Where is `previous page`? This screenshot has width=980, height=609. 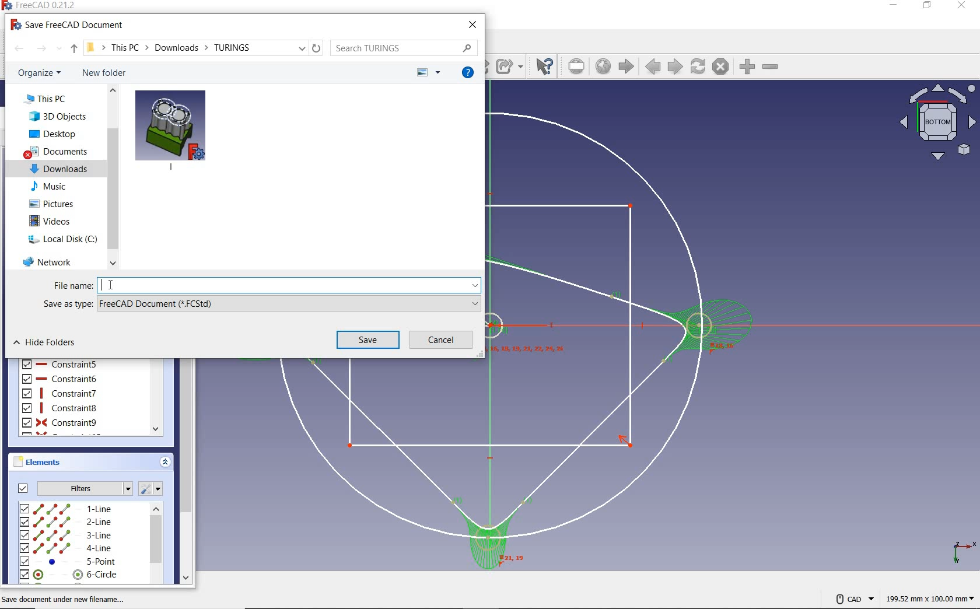
previous page is located at coordinates (653, 68).